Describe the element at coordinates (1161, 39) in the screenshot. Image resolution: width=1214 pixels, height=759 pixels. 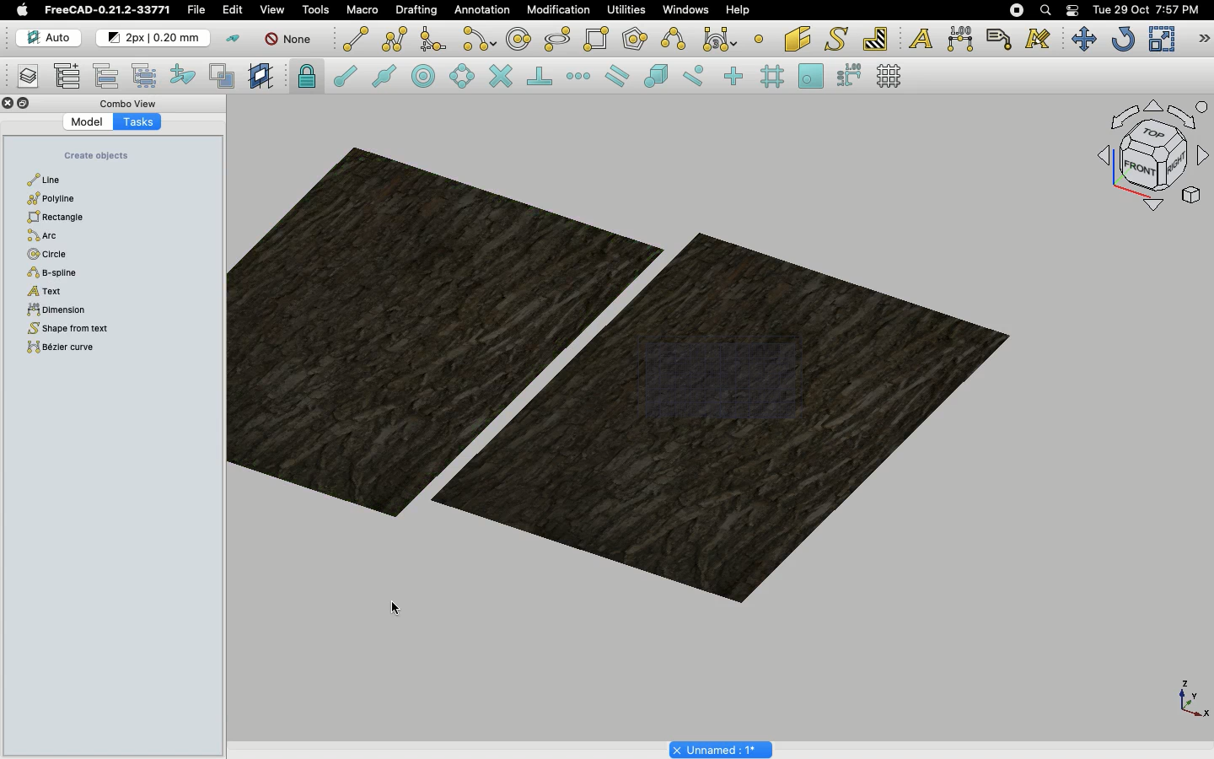
I see `Scale` at that location.